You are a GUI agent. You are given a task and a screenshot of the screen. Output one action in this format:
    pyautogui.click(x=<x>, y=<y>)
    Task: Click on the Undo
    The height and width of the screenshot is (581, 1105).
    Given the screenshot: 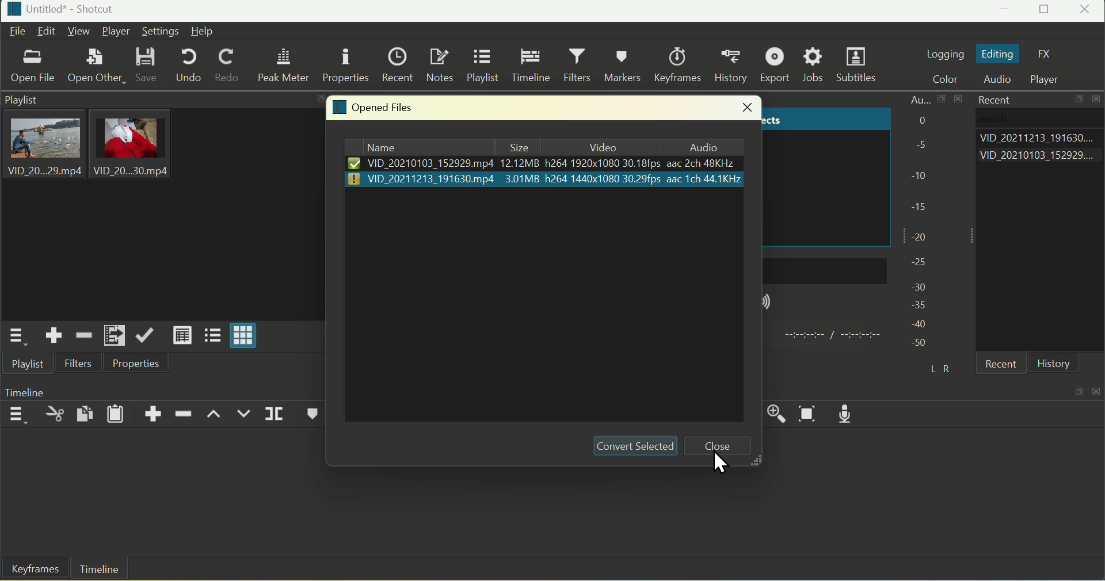 What is the action you would take?
    pyautogui.click(x=188, y=64)
    